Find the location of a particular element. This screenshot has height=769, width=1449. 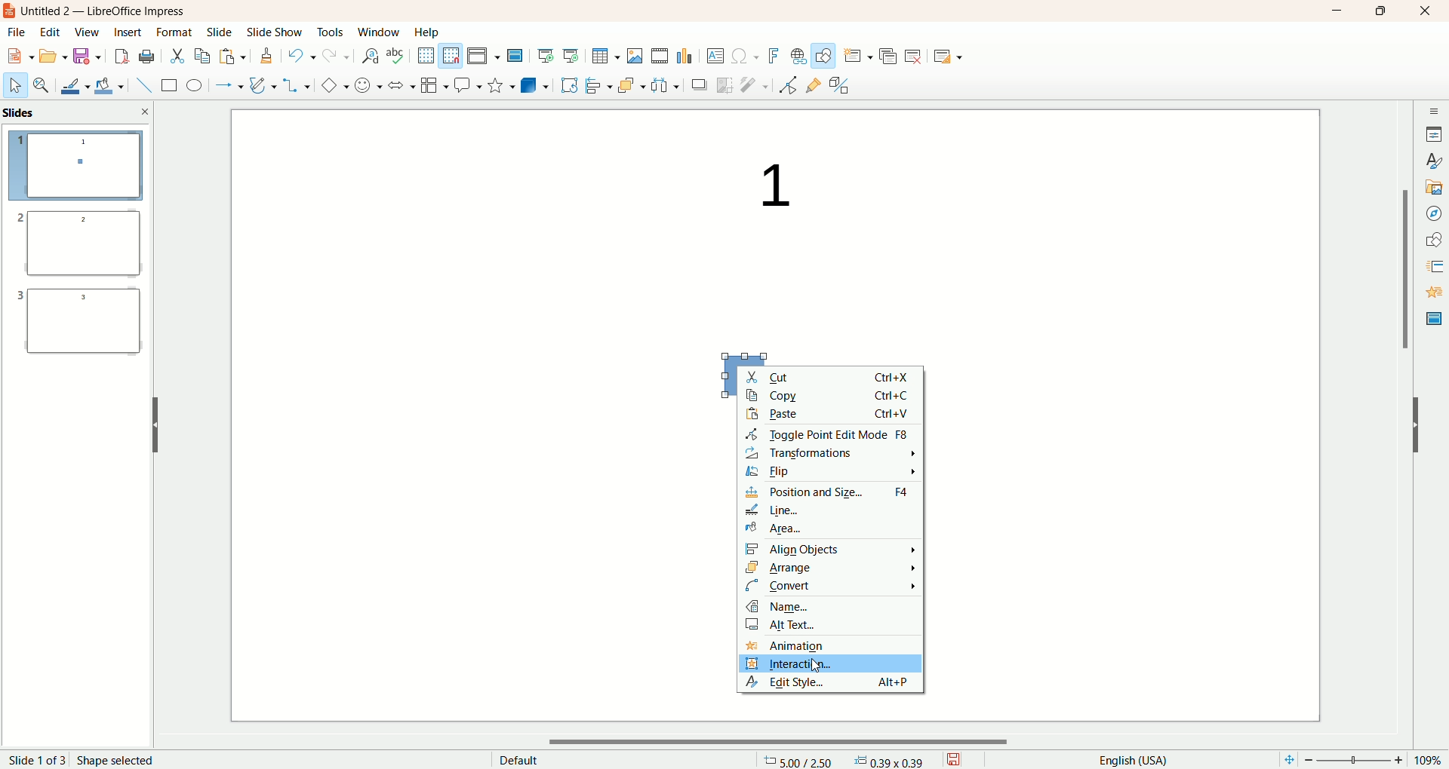

cursor is located at coordinates (821, 672).